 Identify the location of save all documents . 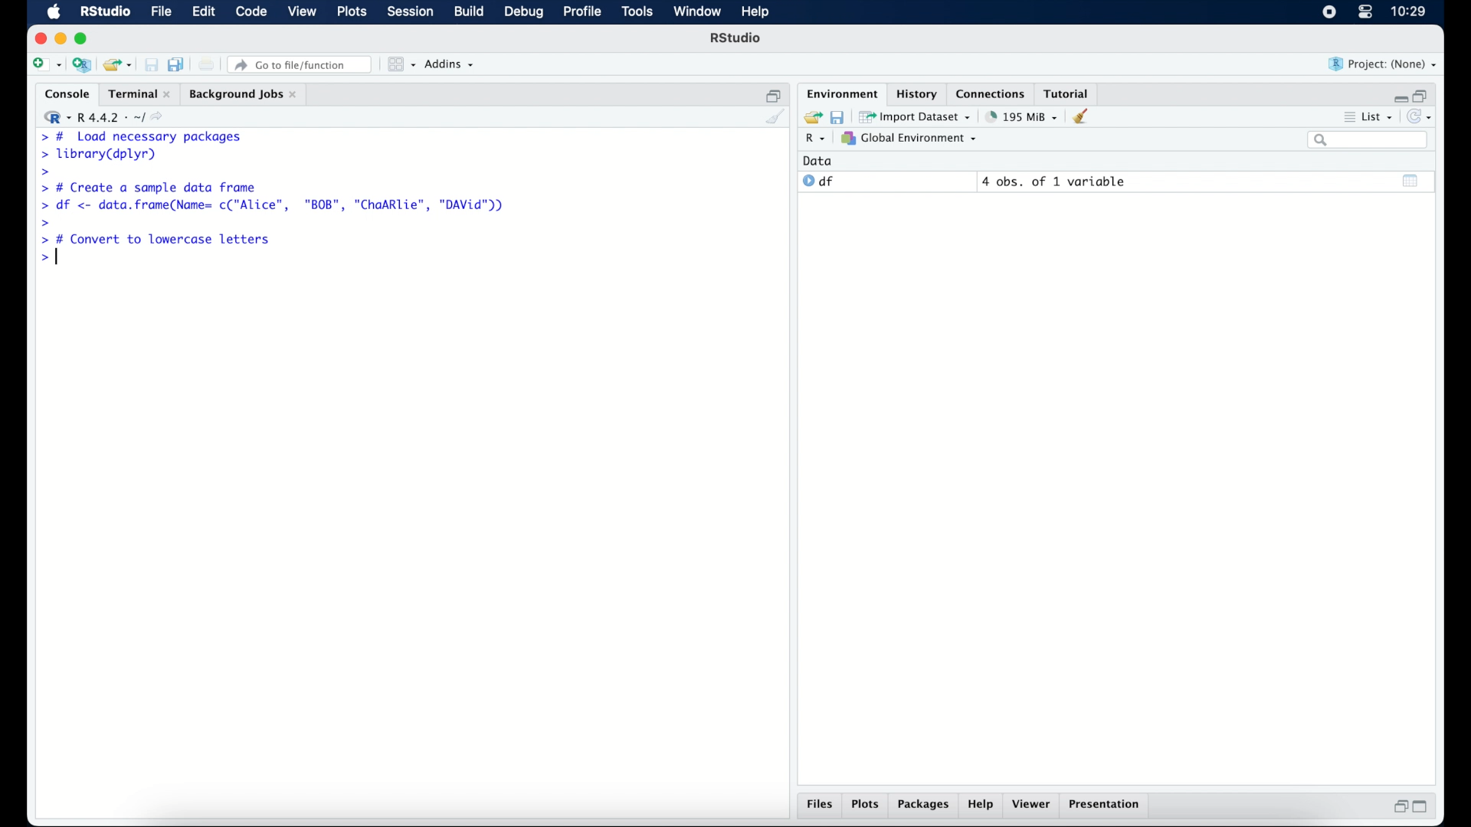
(178, 64).